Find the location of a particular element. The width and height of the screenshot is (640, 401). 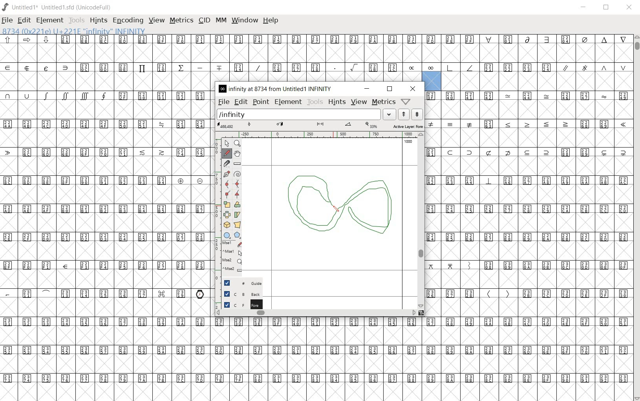

guide is located at coordinates (238, 284).